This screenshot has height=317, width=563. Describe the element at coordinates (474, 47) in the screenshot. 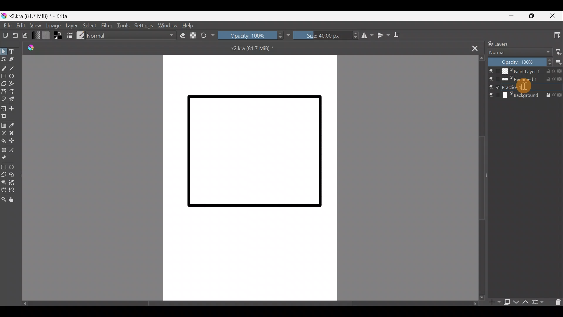

I see `Close tab` at that location.